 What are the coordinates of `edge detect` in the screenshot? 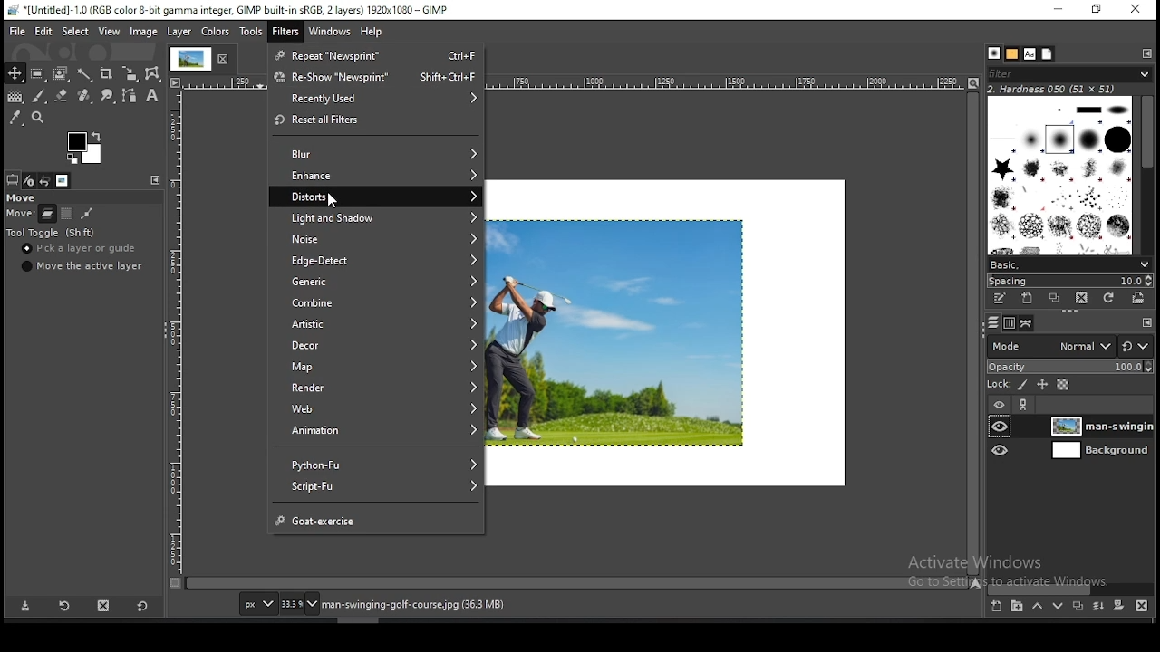 It's located at (376, 260).